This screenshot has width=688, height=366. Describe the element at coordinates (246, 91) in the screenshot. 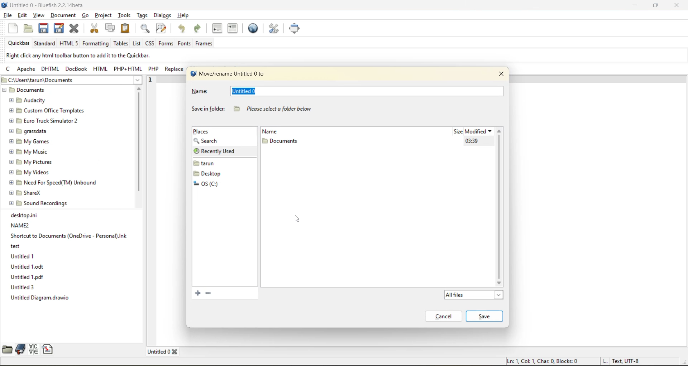

I see `current file name` at that location.